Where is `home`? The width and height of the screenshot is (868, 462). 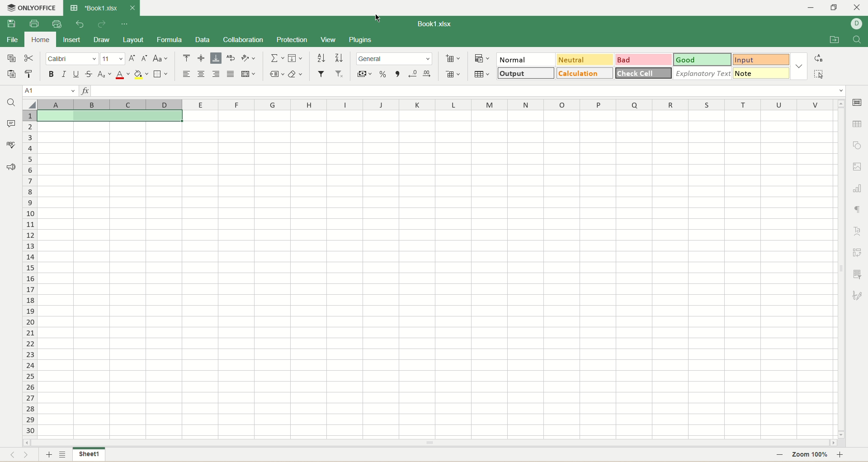 home is located at coordinates (38, 40).